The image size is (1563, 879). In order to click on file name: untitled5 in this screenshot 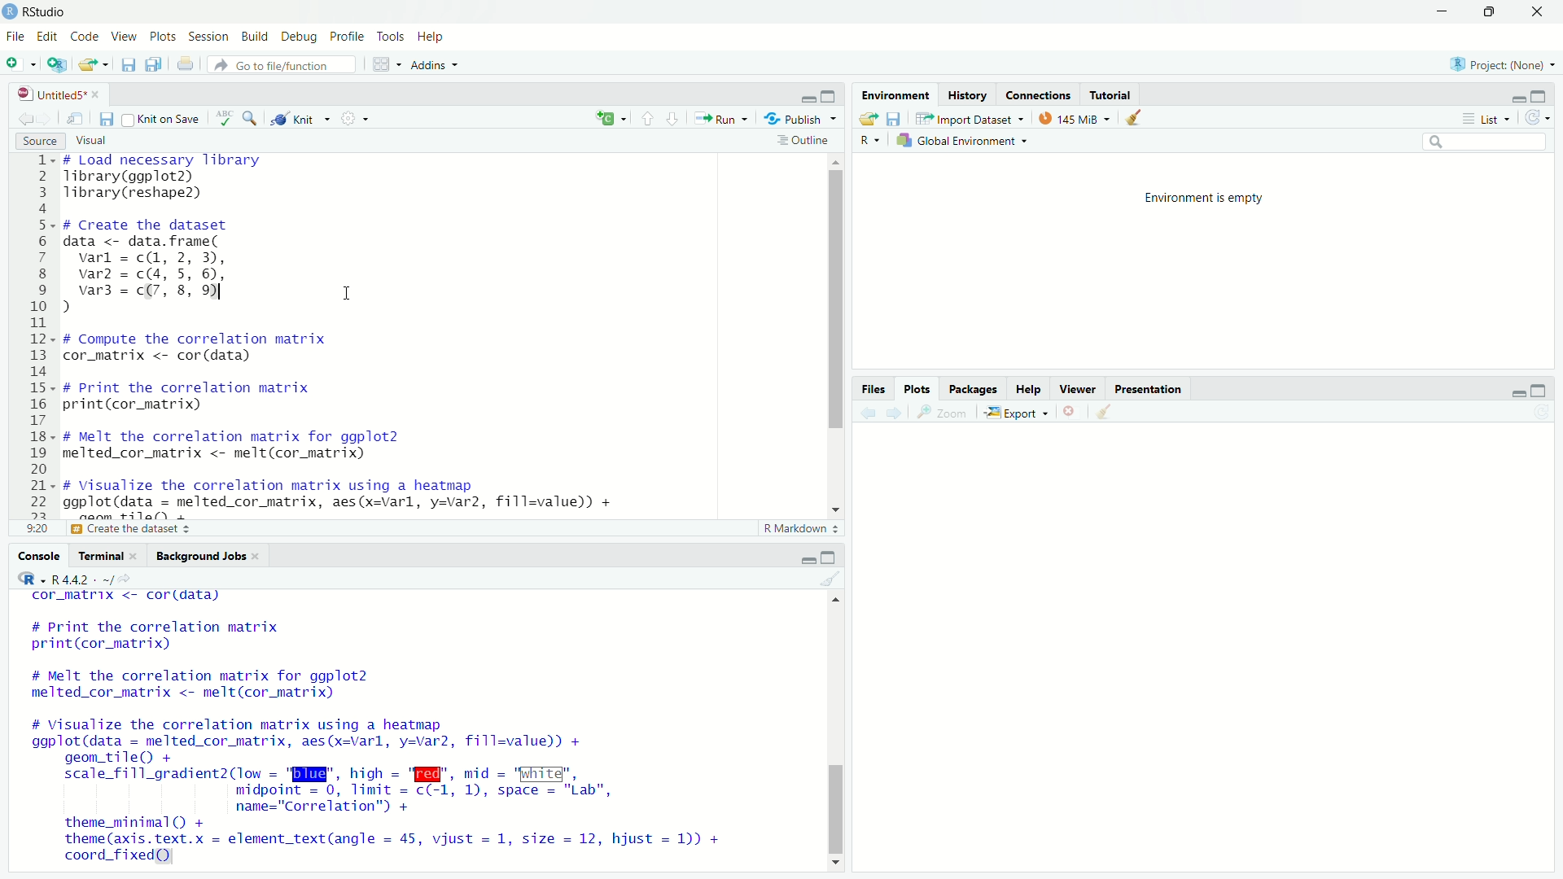, I will do `click(54, 94)`.